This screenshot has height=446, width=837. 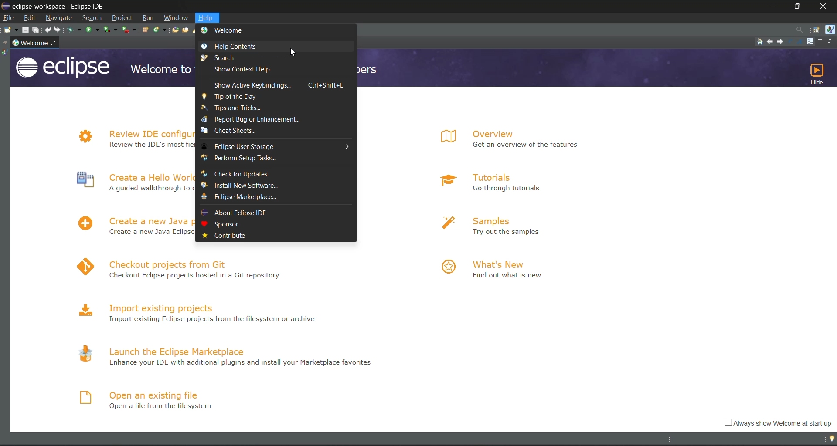 What do you see at coordinates (198, 278) in the screenshot?
I see `Checkout Eclipse projects hosted in a Git repository` at bounding box center [198, 278].